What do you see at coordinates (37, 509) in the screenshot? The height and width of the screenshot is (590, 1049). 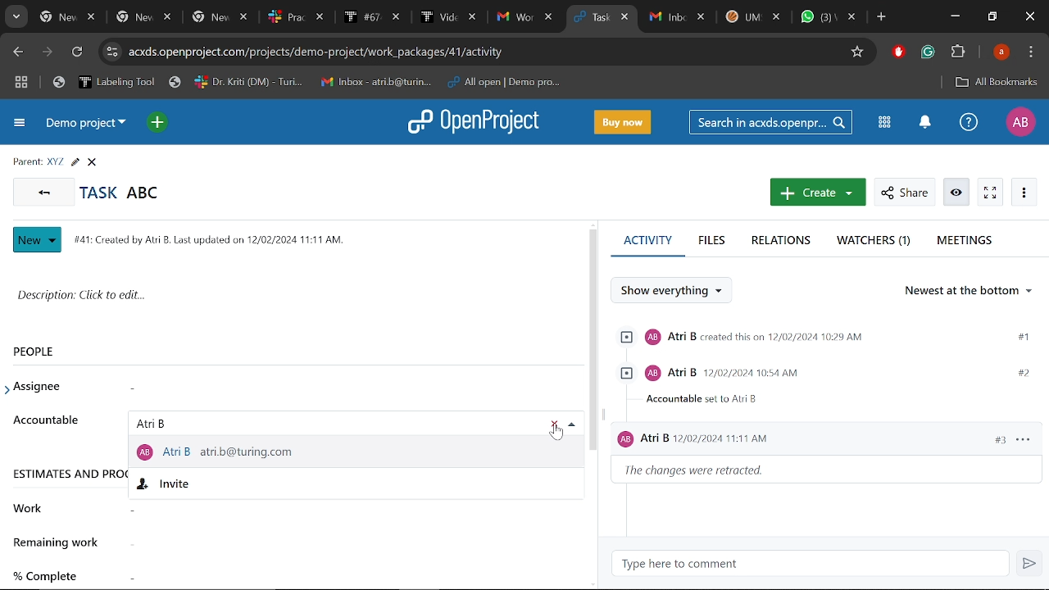 I see `work` at bounding box center [37, 509].